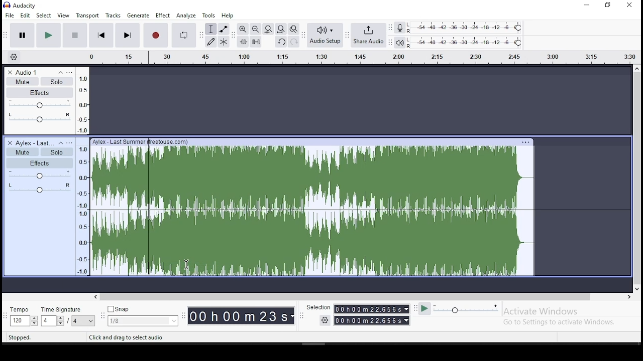  Describe the element at coordinates (411, 39) in the screenshot. I see `L` at that location.